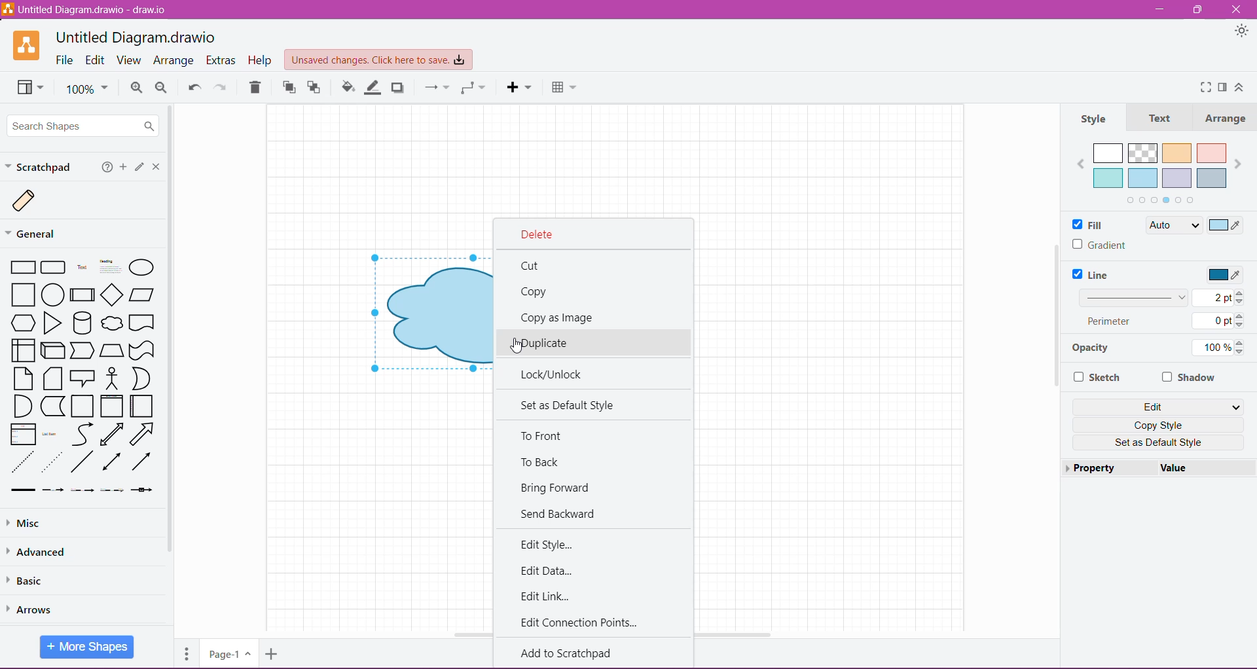 The image size is (1257, 669). What do you see at coordinates (86, 648) in the screenshot?
I see `More Shapes` at bounding box center [86, 648].